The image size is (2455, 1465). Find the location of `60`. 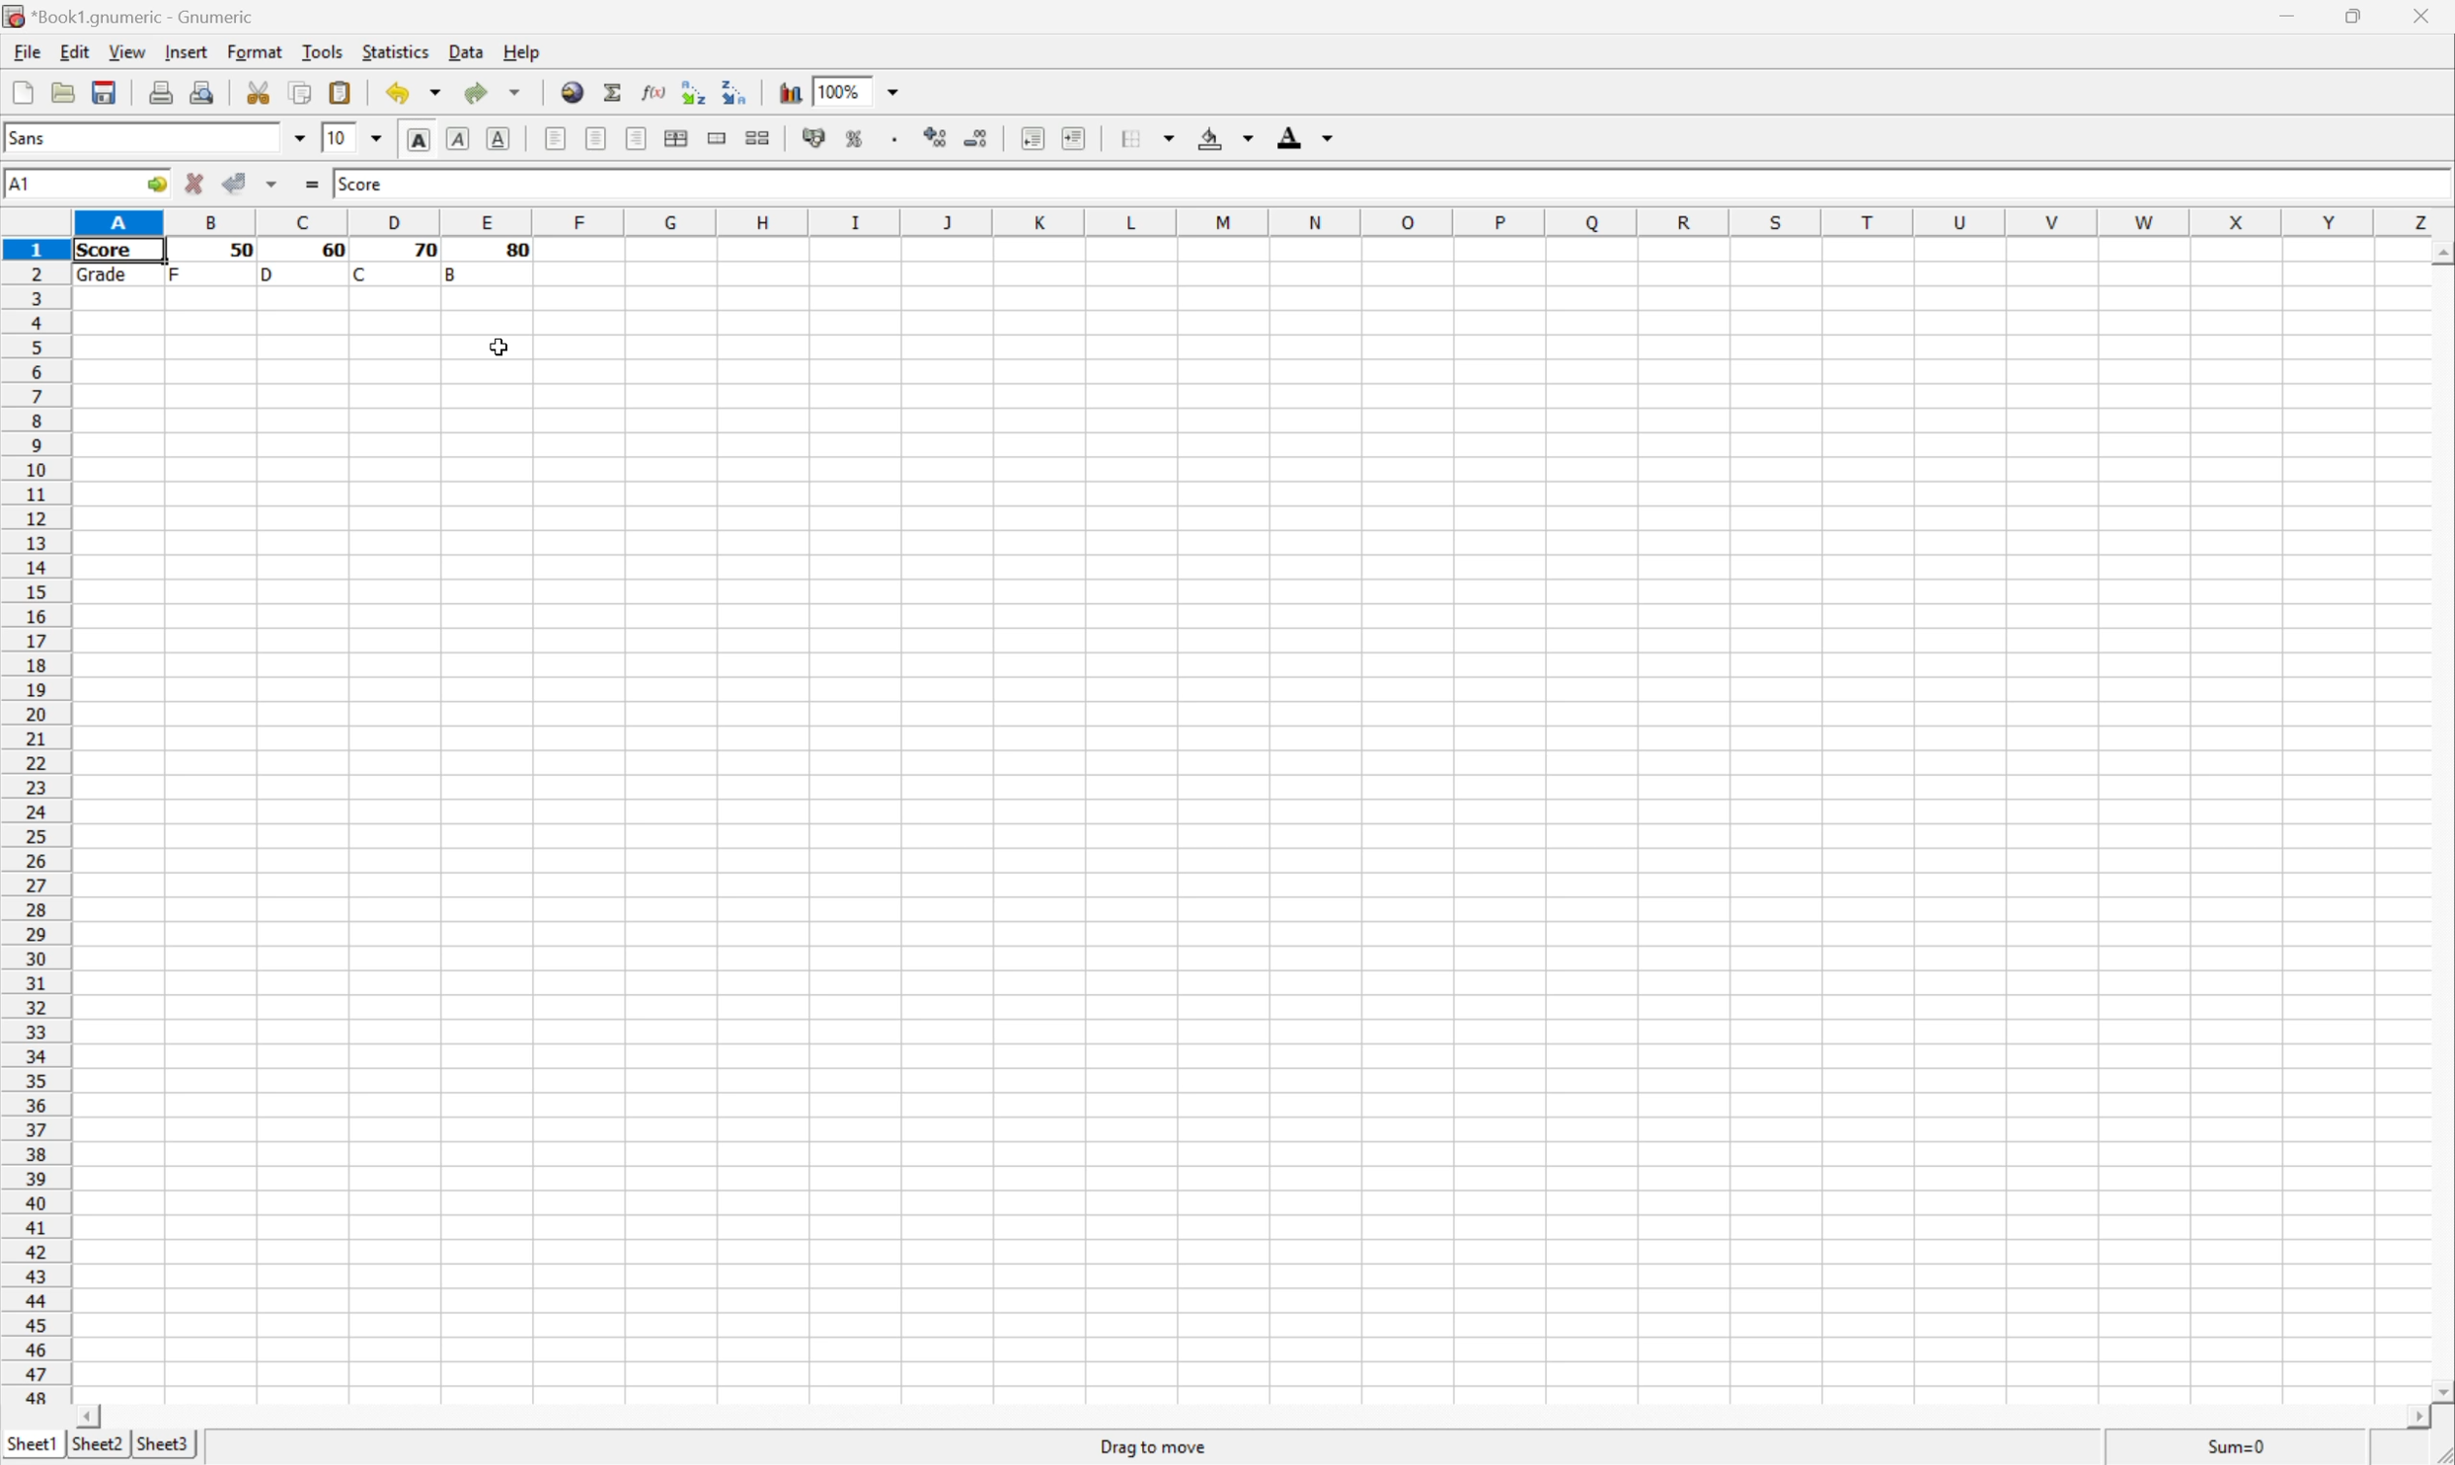

60 is located at coordinates (329, 251).